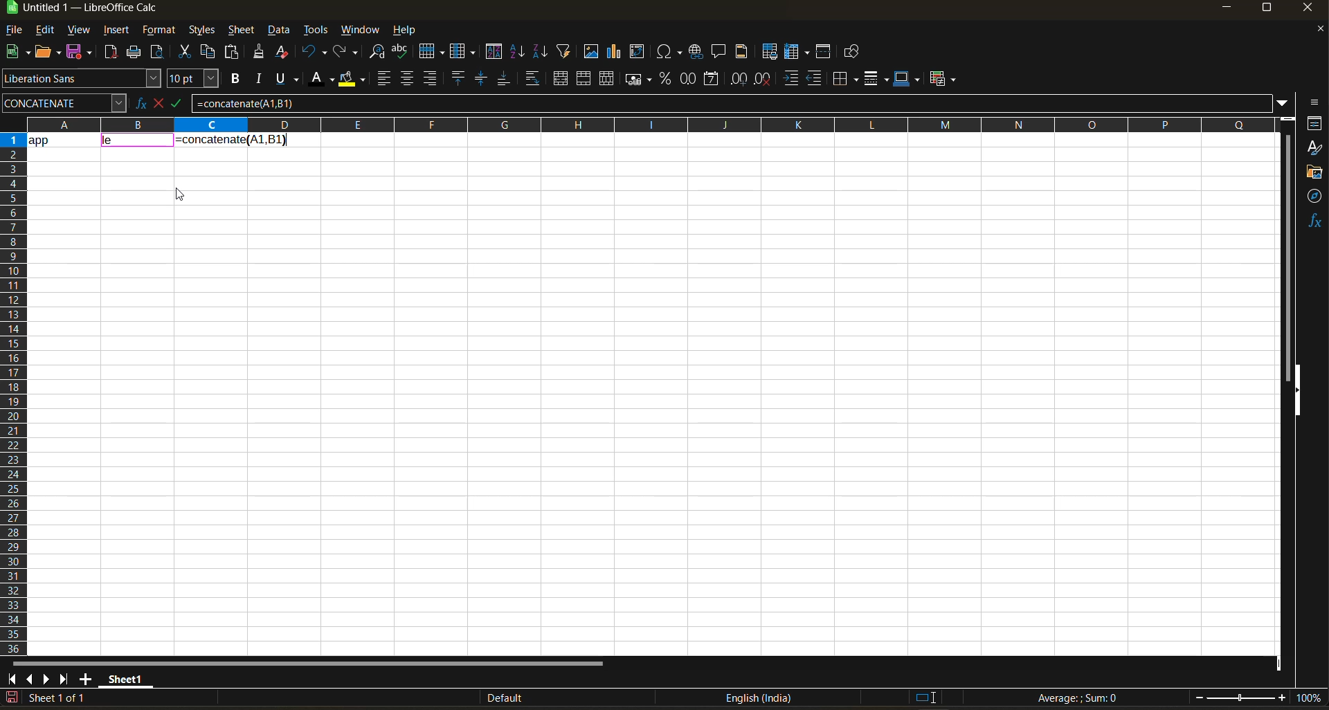  What do you see at coordinates (1315, 33) in the screenshot?
I see `close document` at bounding box center [1315, 33].